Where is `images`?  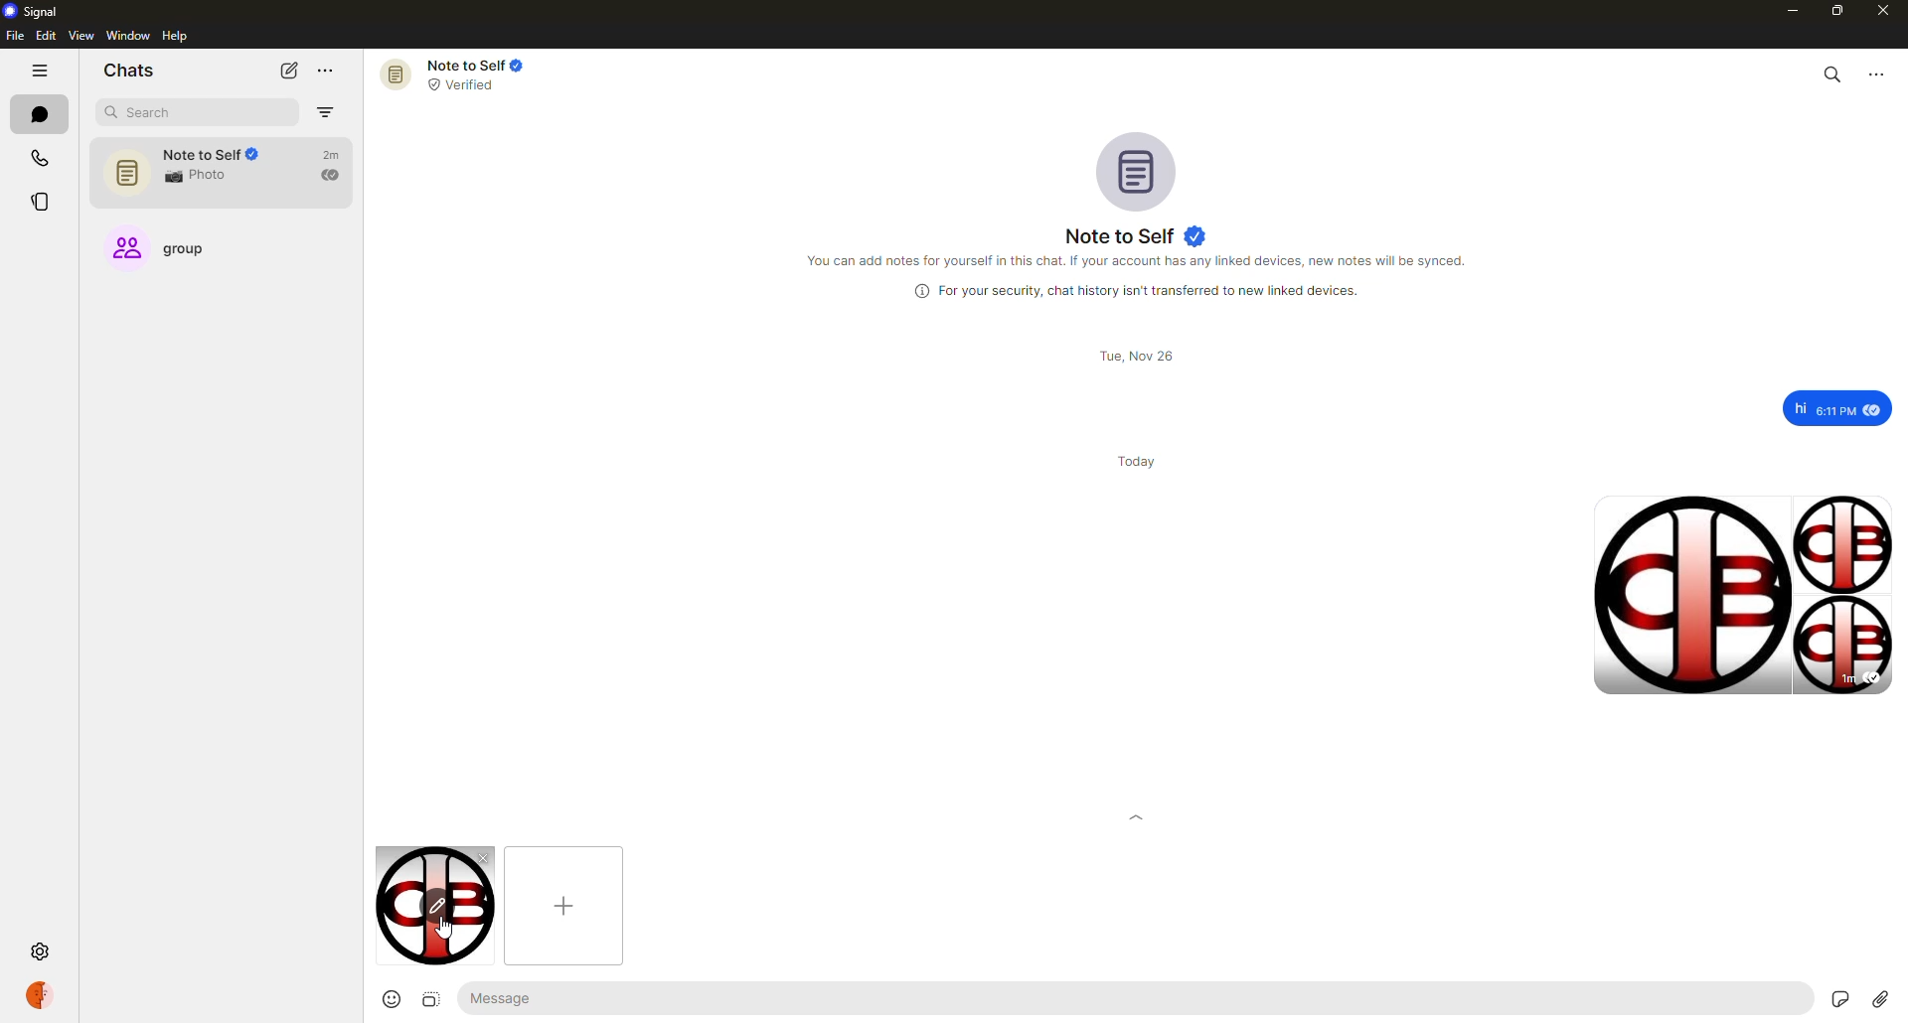
images is located at coordinates (1744, 593).